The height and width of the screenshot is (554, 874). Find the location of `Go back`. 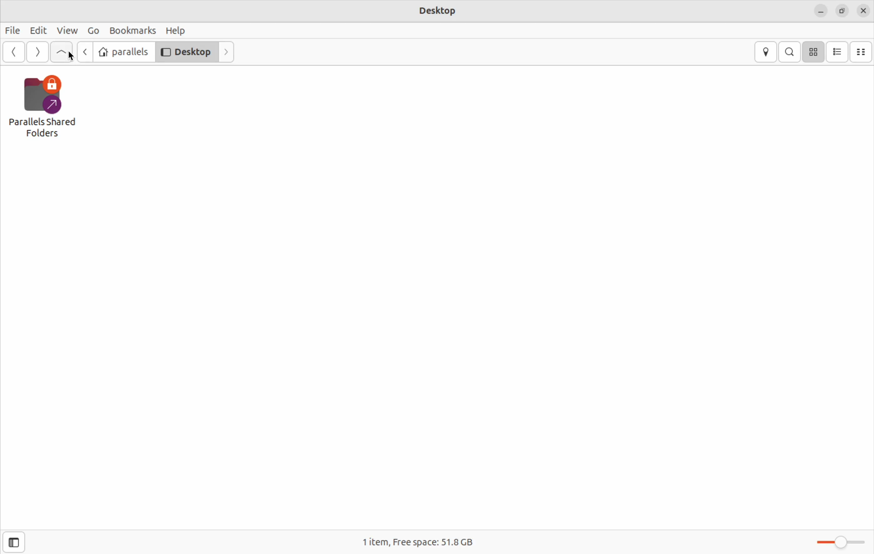

Go back is located at coordinates (82, 52).